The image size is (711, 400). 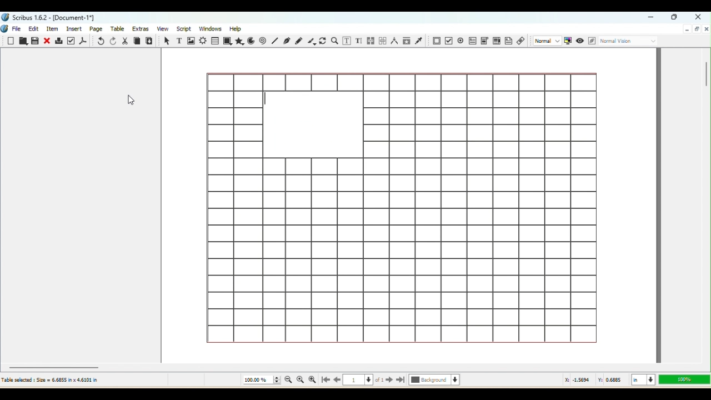 I want to click on Scribus 1.6.2- [Document-1"], so click(x=50, y=17).